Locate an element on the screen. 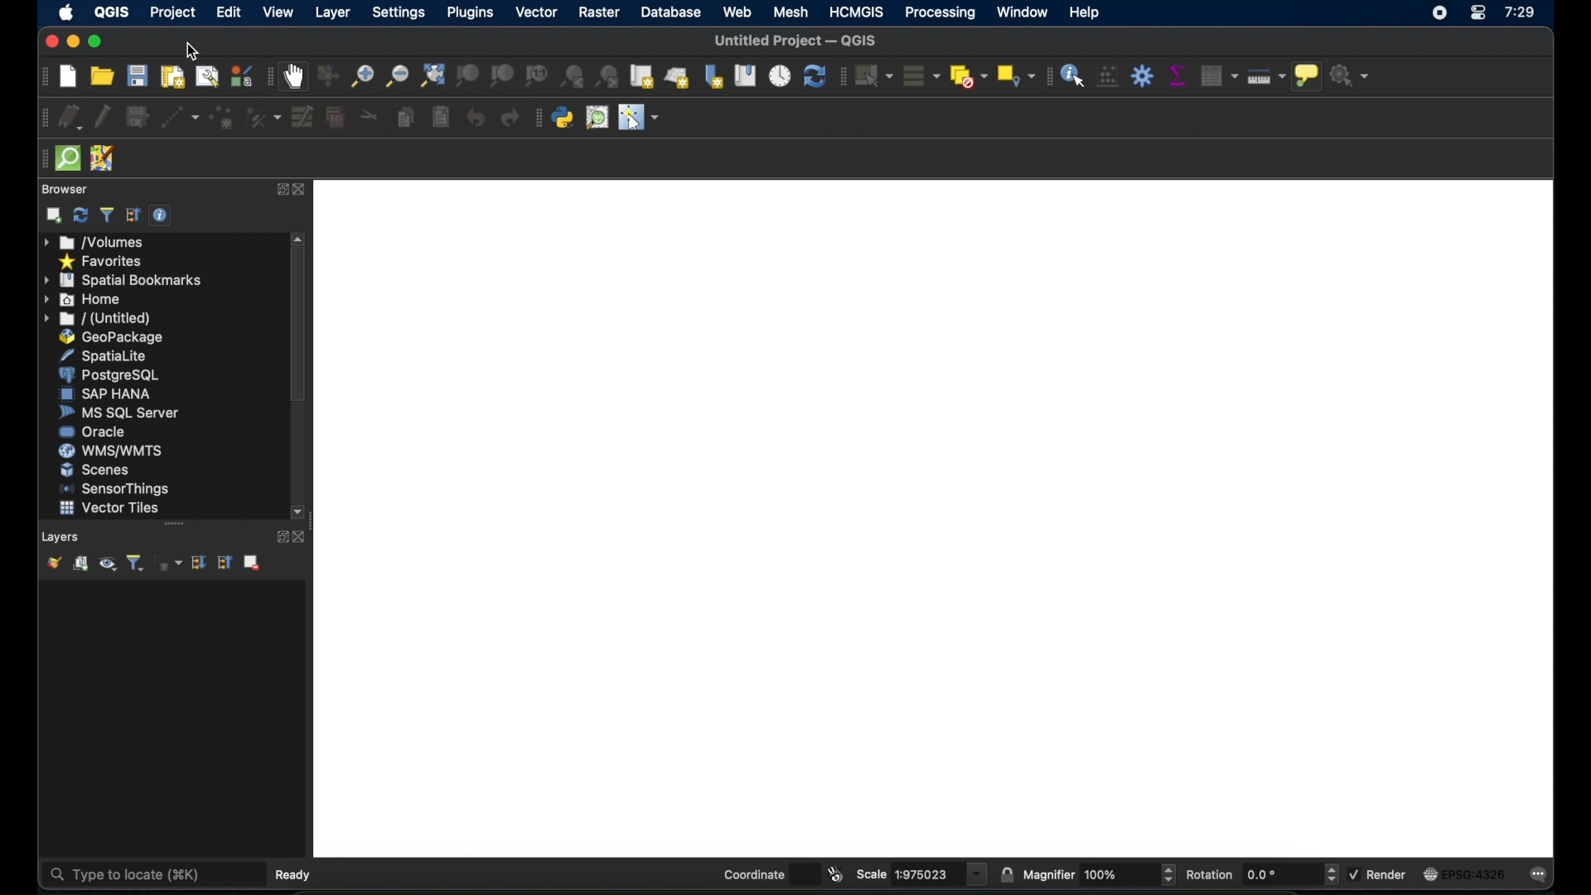  undo is located at coordinates (475, 115).